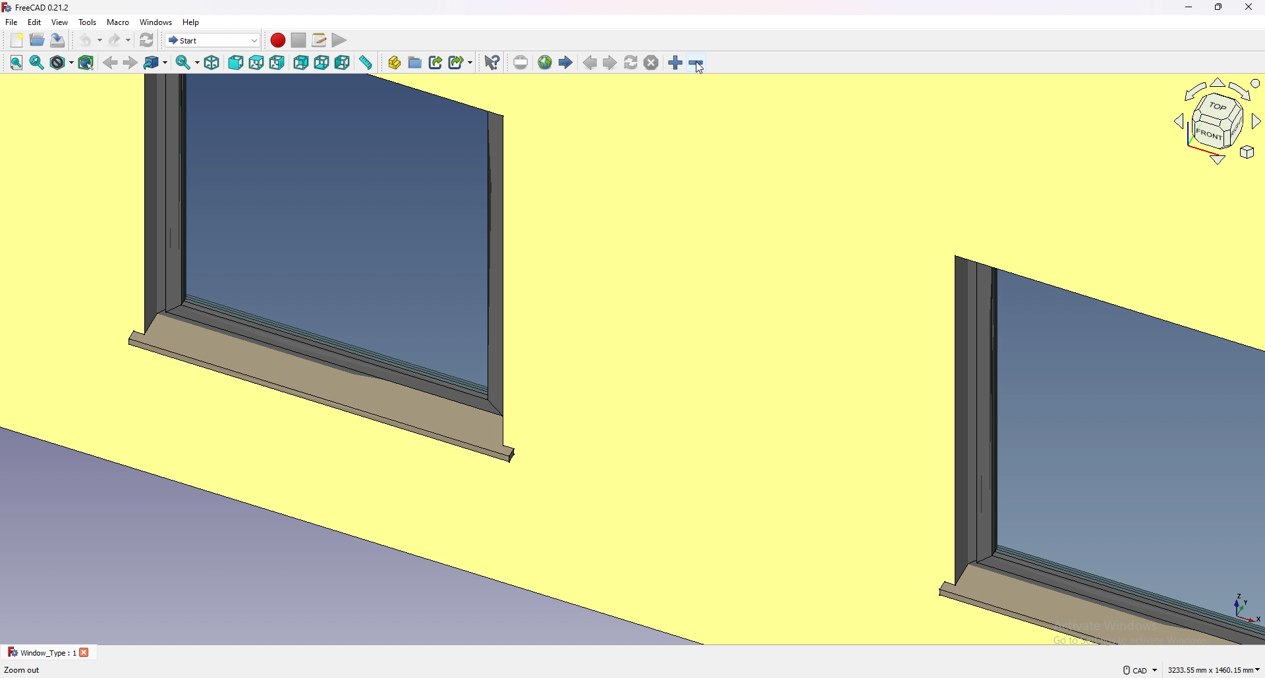  What do you see at coordinates (12, 22) in the screenshot?
I see `file` at bounding box center [12, 22].